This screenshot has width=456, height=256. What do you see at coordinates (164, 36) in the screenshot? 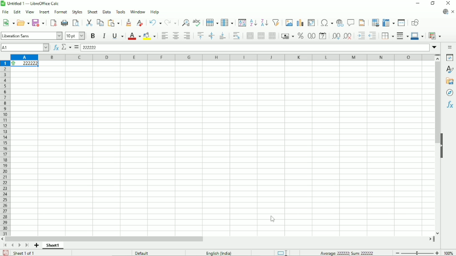
I see `Align left` at bounding box center [164, 36].